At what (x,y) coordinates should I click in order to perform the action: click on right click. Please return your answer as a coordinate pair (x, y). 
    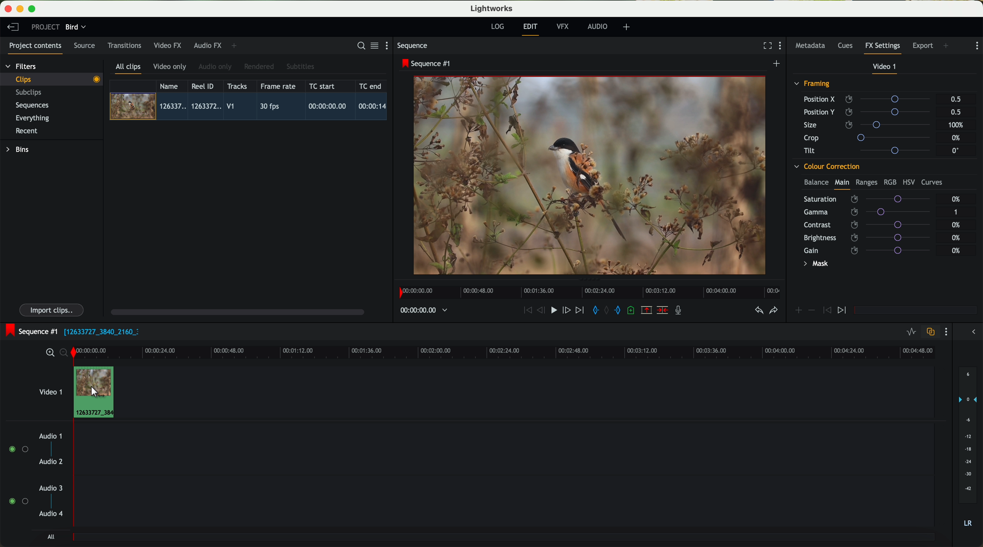
    Looking at the image, I should click on (93, 392).